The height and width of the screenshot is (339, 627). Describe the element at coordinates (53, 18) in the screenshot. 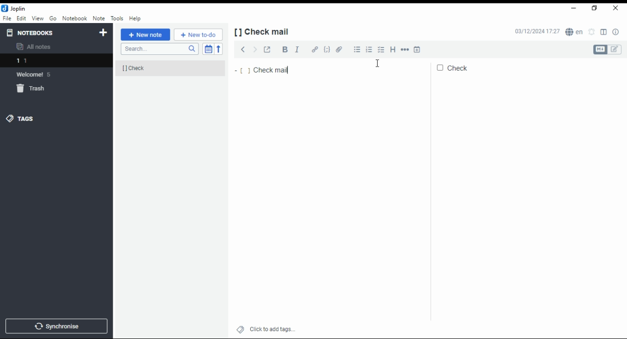

I see `Go` at that location.